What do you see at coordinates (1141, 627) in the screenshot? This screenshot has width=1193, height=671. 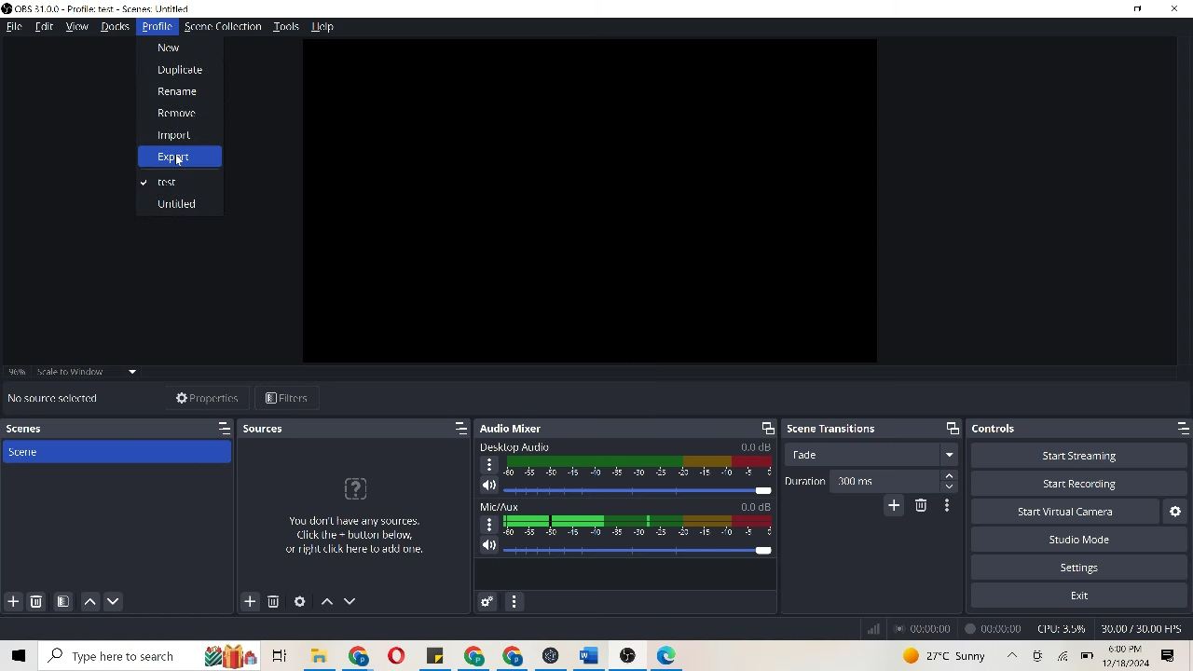 I see `30.00/30.00 FPS` at bounding box center [1141, 627].